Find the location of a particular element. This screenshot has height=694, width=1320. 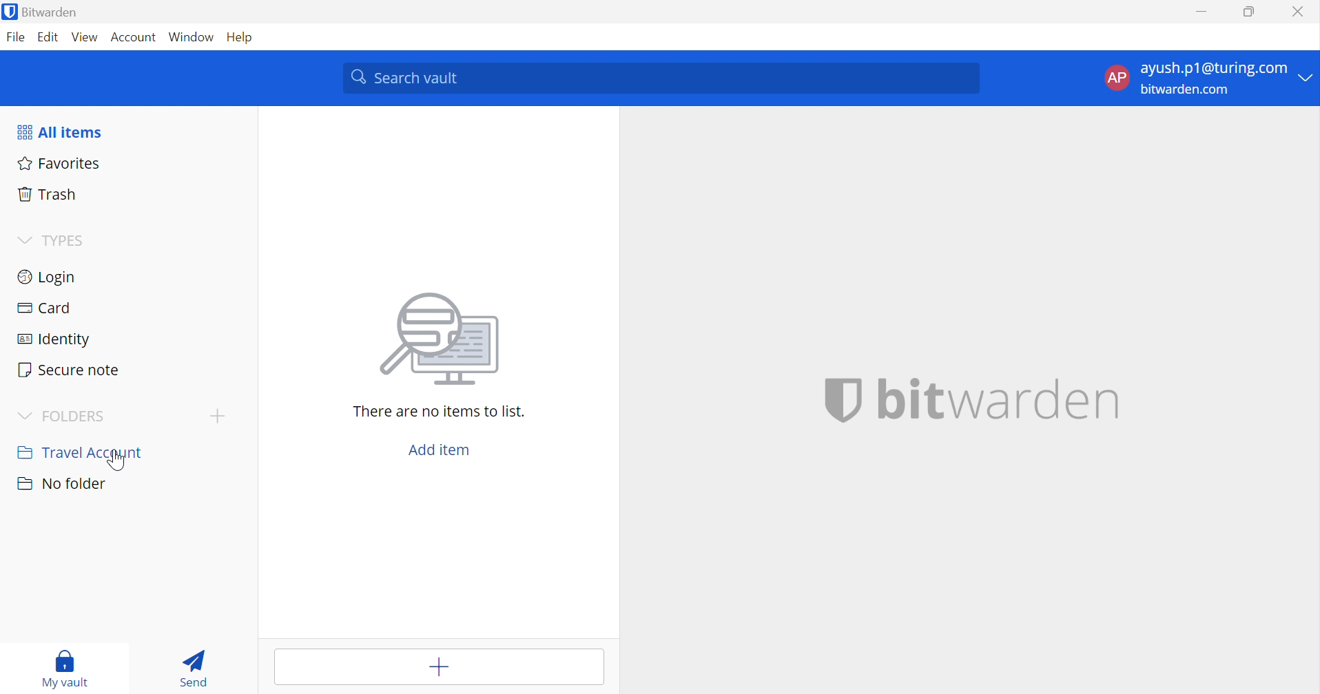

File is located at coordinates (18, 36).